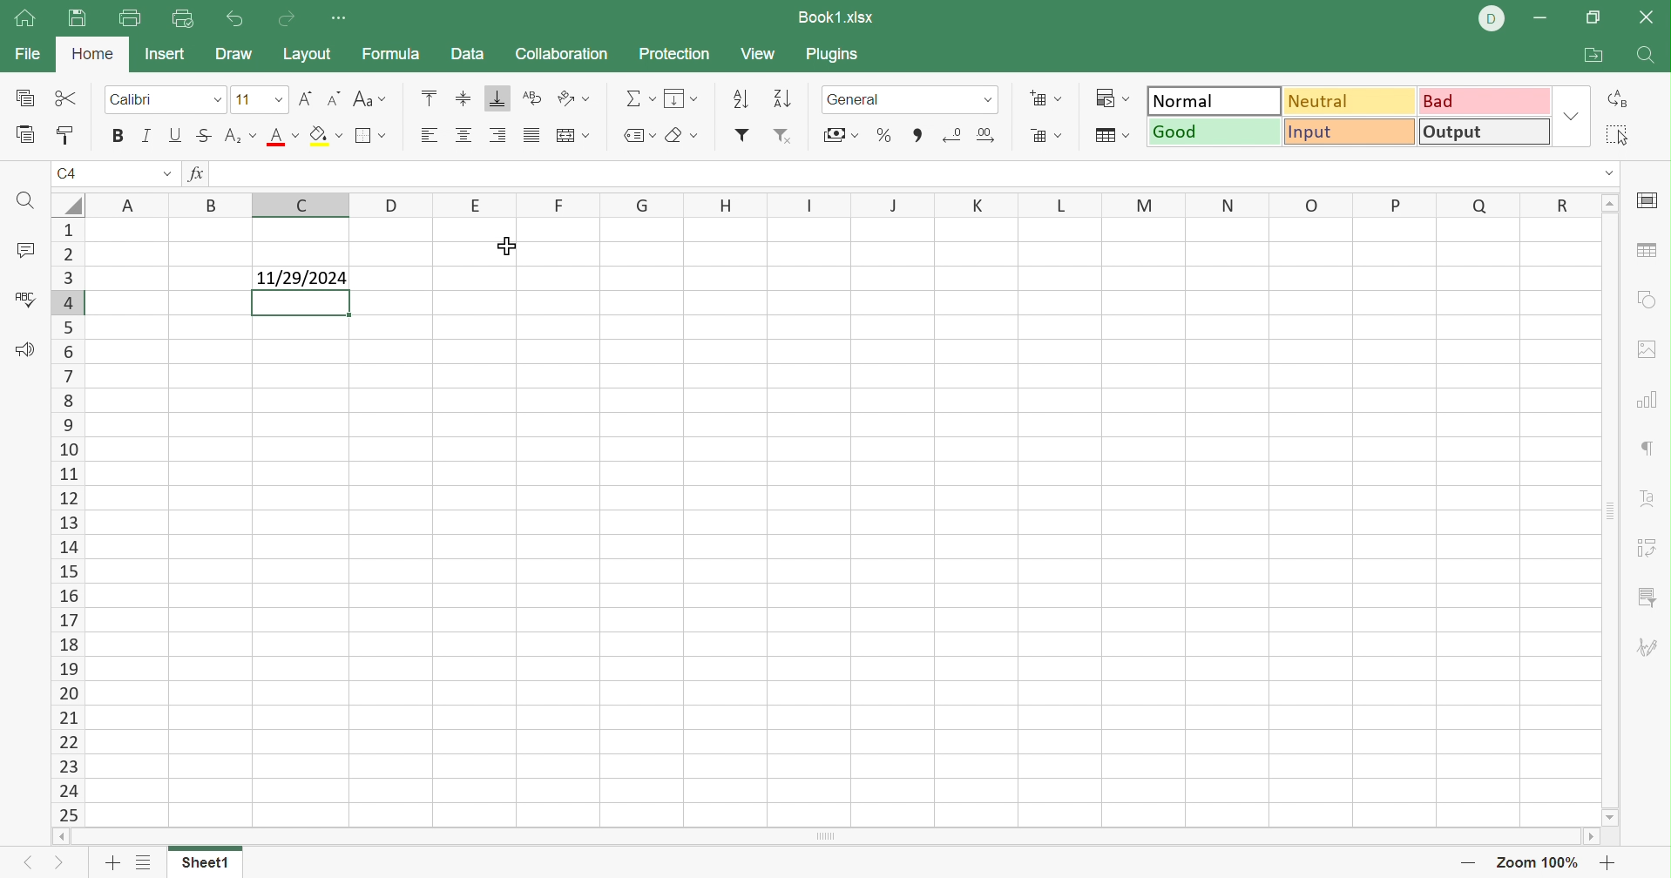 Image resolution: width=1671 pixels, height=878 pixels. What do you see at coordinates (680, 99) in the screenshot?
I see `Fill` at bounding box center [680, 99].